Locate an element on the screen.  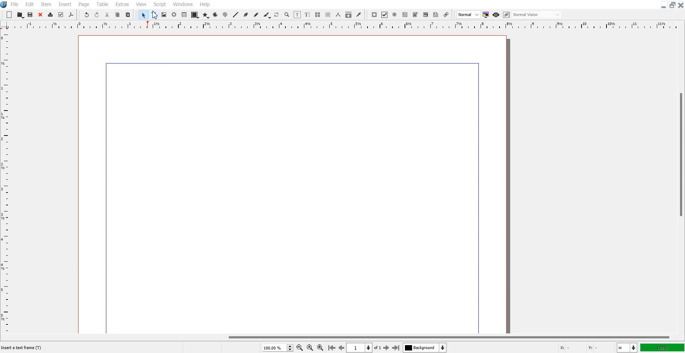
Edit text with story is located at coordinates (308, 15).